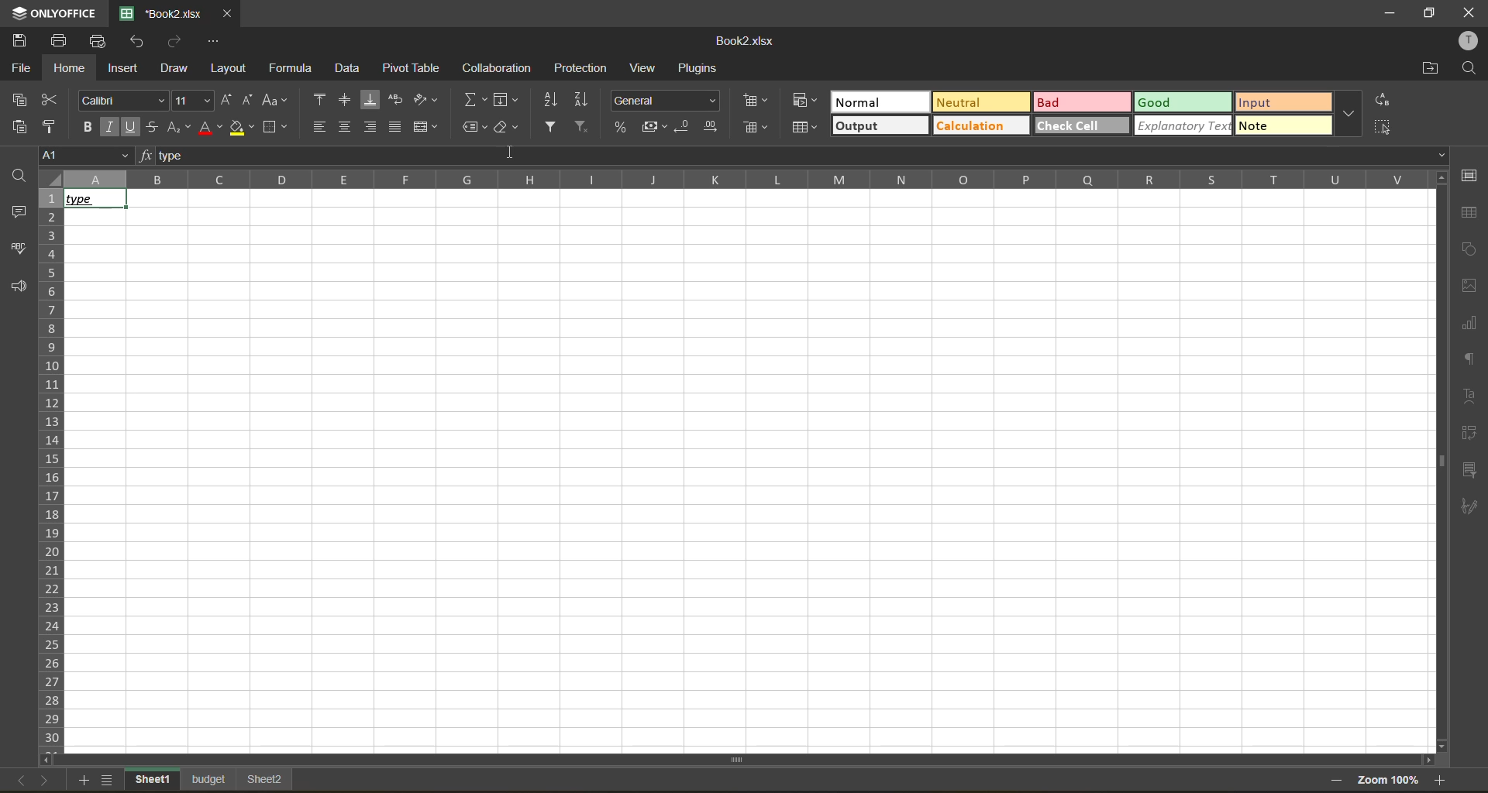 This screenshot has width=1488, height=793. What do you see at coordinates (22, 173) in the screenshot?
I see `find` at bounding box center [22, 173].